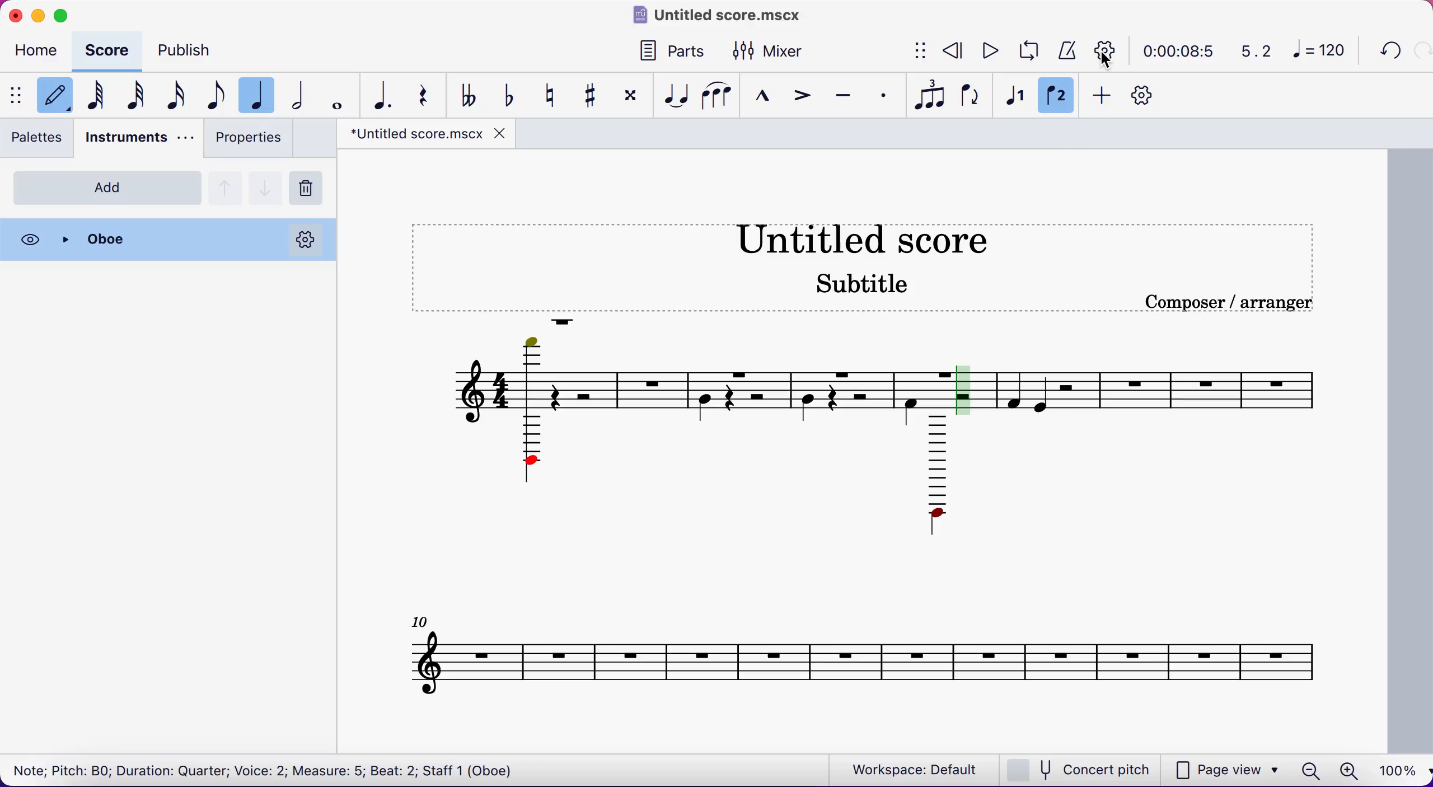 The image size is (1433, 787). I want to click on play, so click(990, 49).